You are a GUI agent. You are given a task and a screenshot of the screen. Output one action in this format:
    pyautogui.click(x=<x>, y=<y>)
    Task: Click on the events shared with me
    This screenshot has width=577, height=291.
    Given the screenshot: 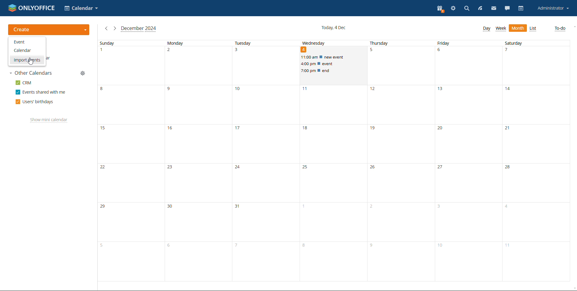 What is the action you would take?
    pyautogui.click(x=41, y=92)
    